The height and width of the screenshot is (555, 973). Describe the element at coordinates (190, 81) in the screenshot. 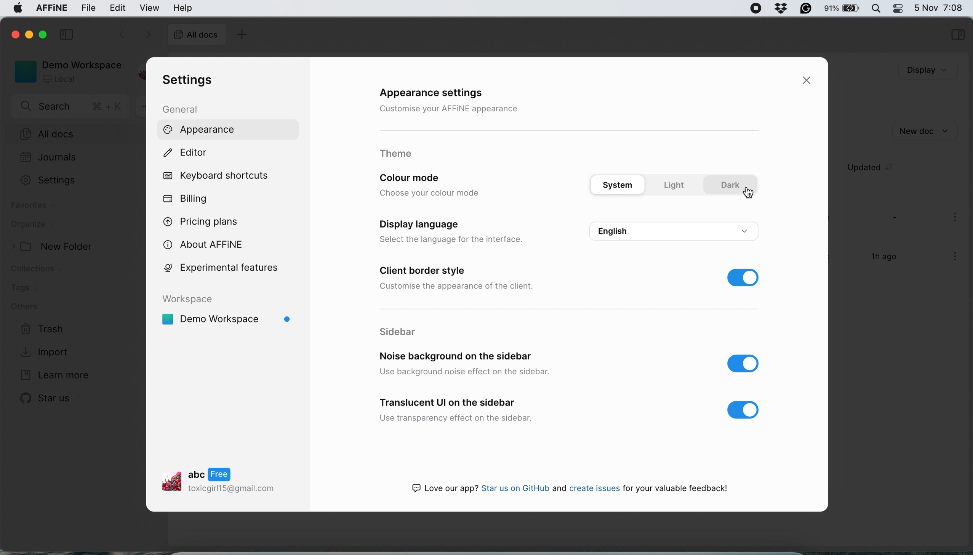

I see `settings` at that location.